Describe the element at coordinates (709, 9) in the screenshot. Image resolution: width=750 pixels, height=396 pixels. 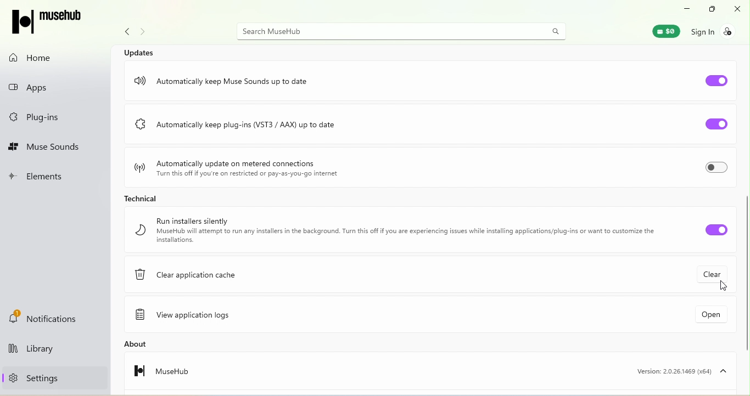
I see `Maximize` at that location.